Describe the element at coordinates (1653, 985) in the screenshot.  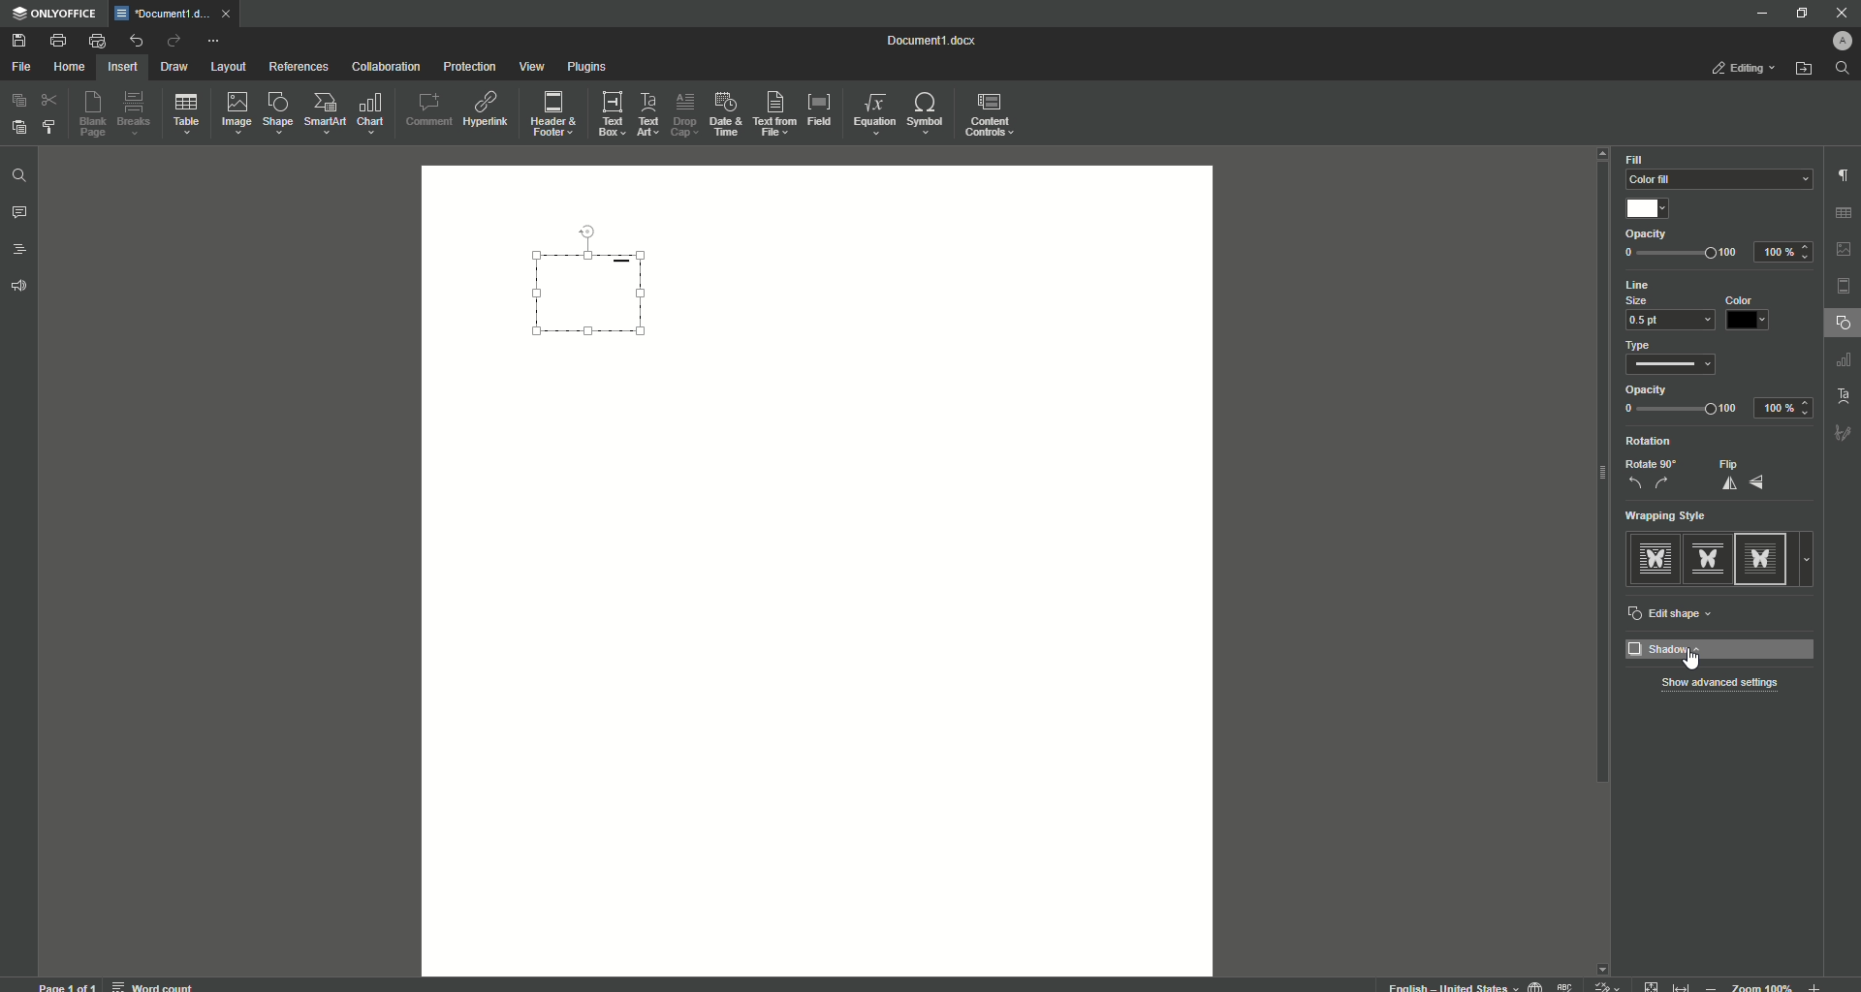
I see `fit to page` at that location.